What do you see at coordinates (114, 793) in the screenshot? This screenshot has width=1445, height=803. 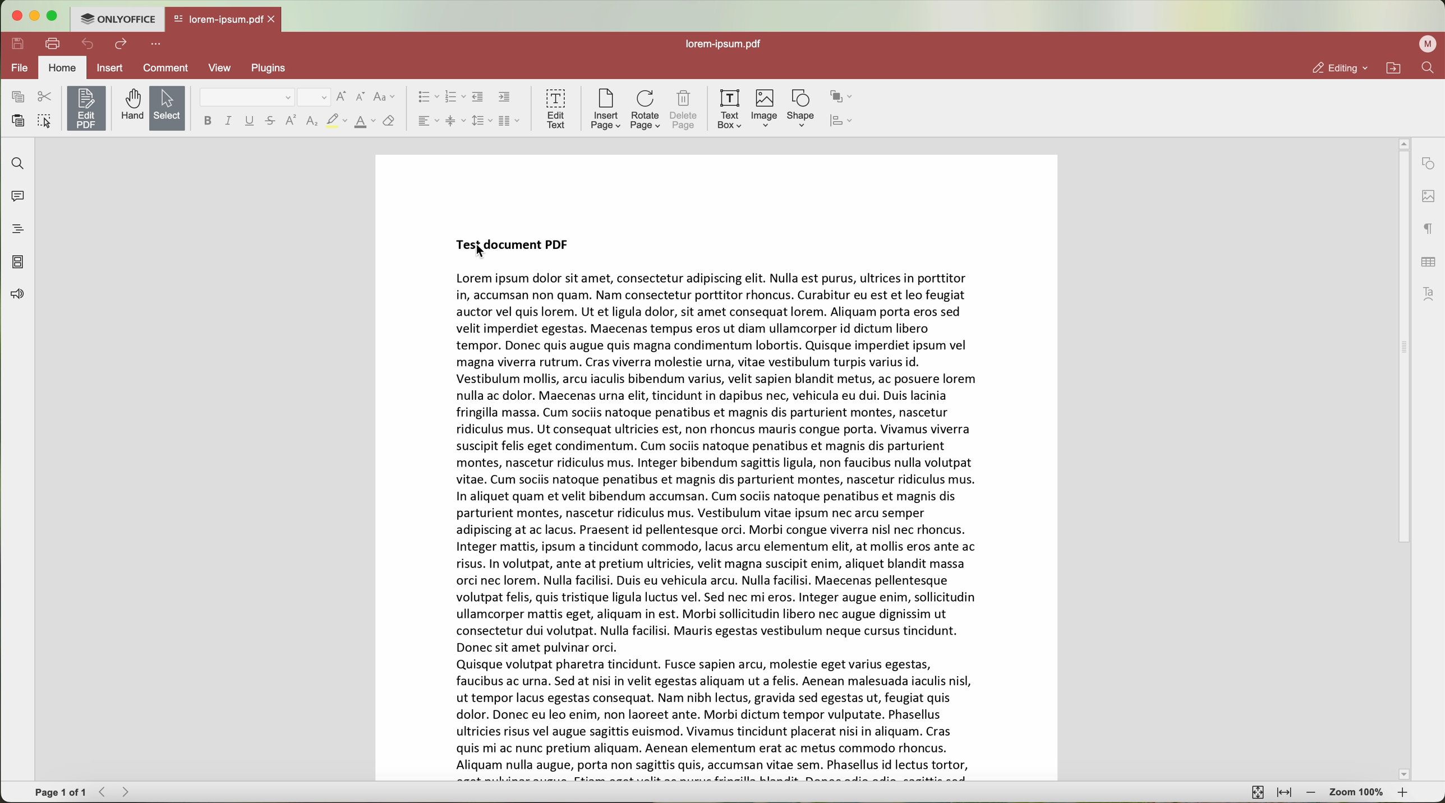 I see `navigate arrows` at bounding box center [114, 793].